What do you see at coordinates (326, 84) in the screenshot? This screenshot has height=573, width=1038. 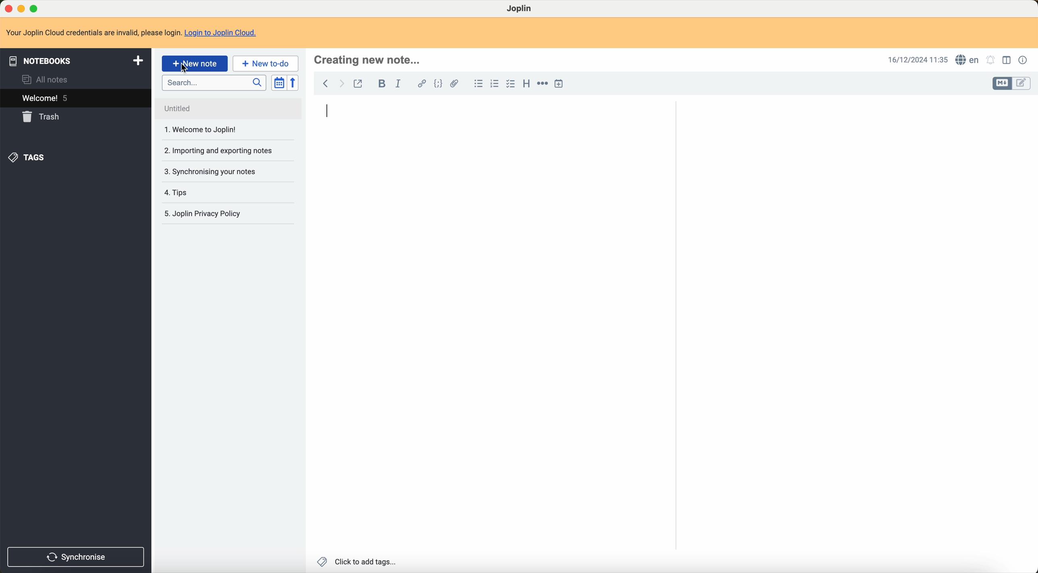 I see `back` at bounding box center [326, 84].